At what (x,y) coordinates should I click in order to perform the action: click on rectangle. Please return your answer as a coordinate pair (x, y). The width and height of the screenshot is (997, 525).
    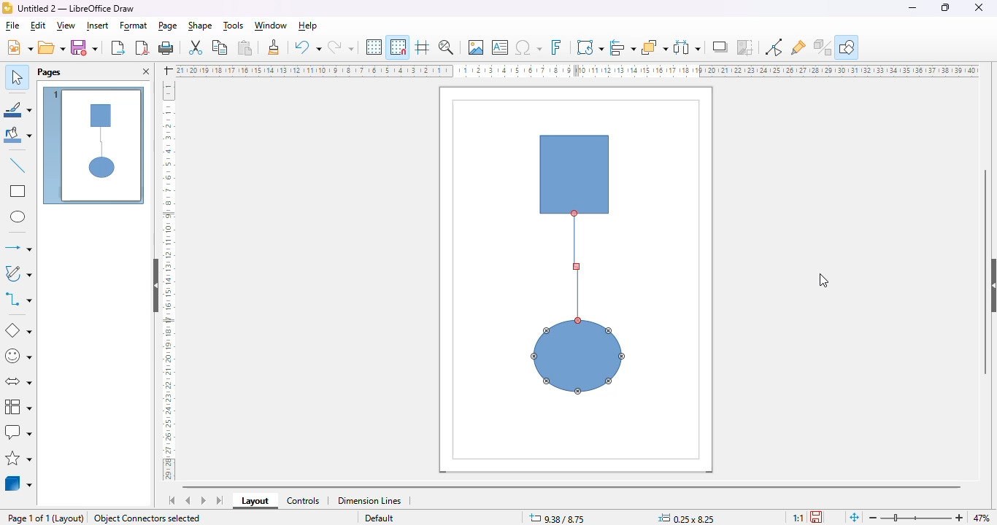
    Looking at the image, I should click on (18, 191).